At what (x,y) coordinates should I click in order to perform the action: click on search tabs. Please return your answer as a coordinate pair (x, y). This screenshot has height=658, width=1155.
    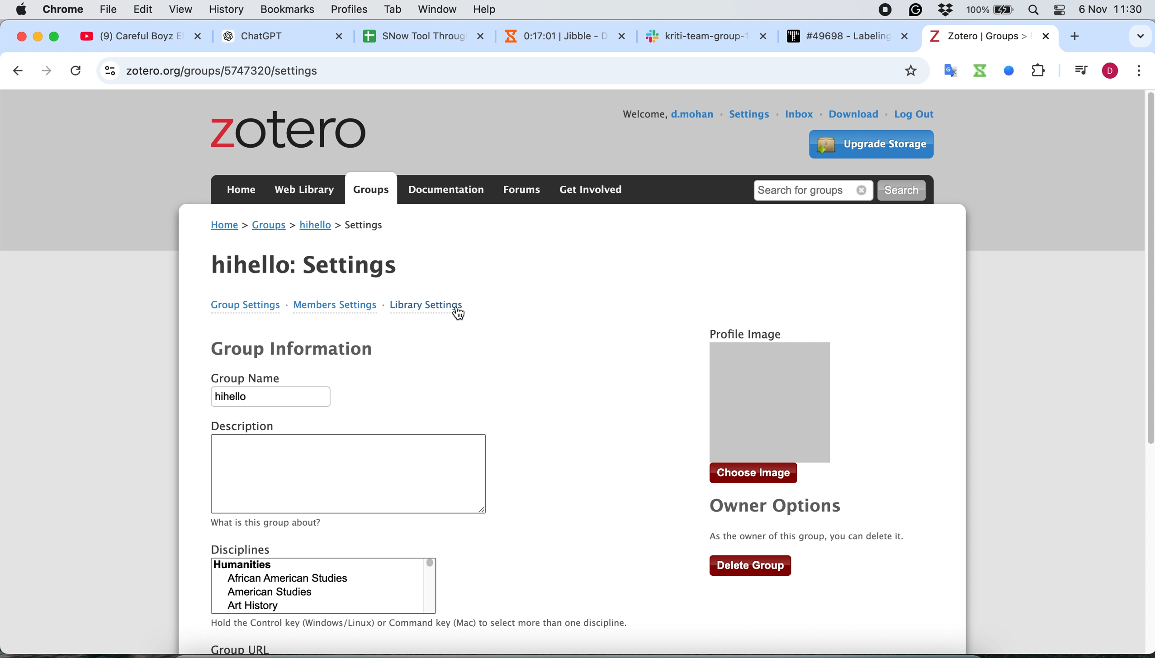
    Looking at the image, I should click on (1126, 33).